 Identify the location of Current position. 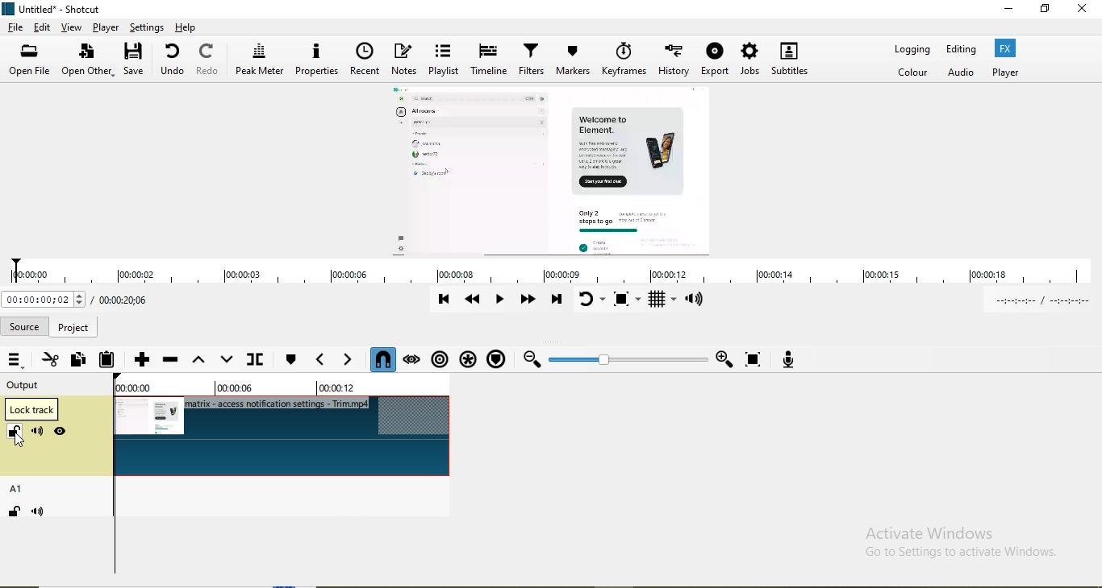
(44, 301).